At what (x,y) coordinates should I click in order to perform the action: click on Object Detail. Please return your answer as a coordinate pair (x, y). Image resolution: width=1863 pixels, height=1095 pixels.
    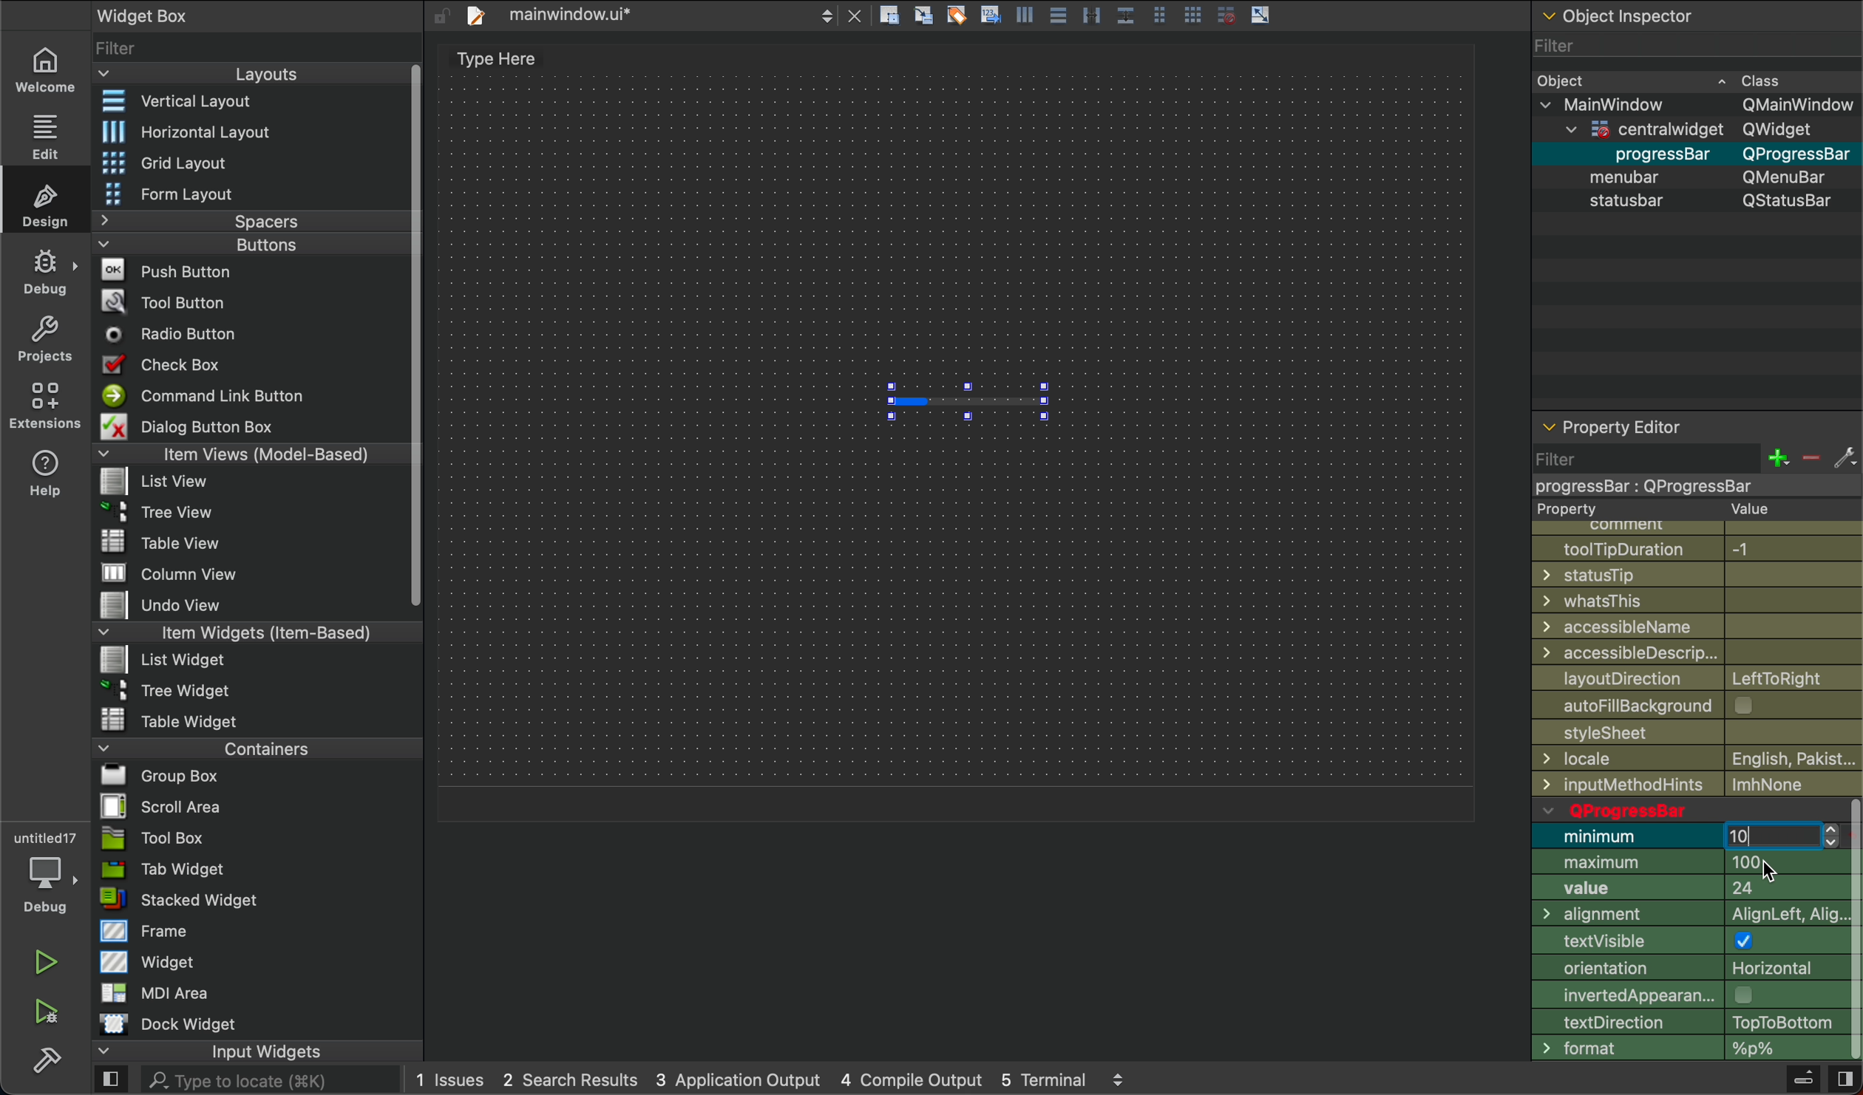
    Looking at the image, I should click on (1695, 140).